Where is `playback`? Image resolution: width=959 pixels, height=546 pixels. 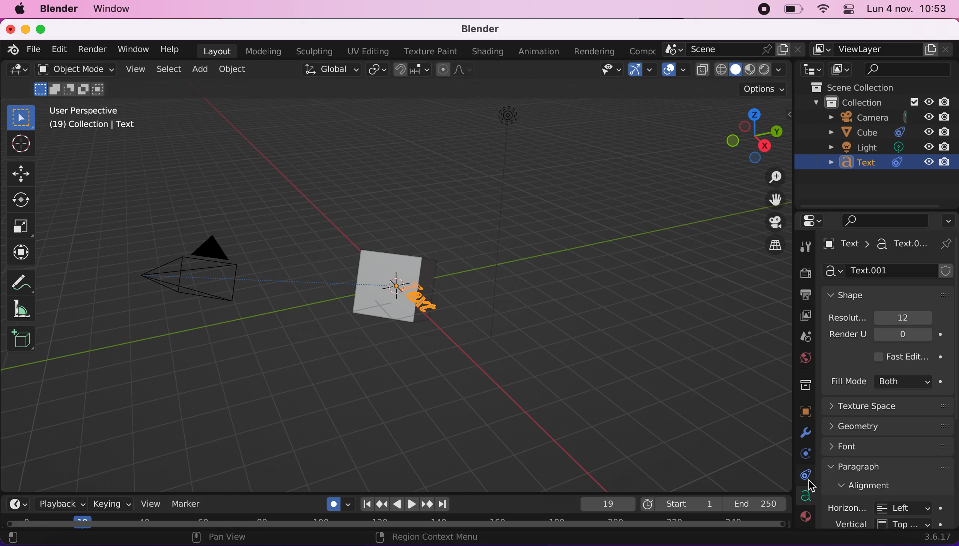
playback is located at coordinates (62, 505).